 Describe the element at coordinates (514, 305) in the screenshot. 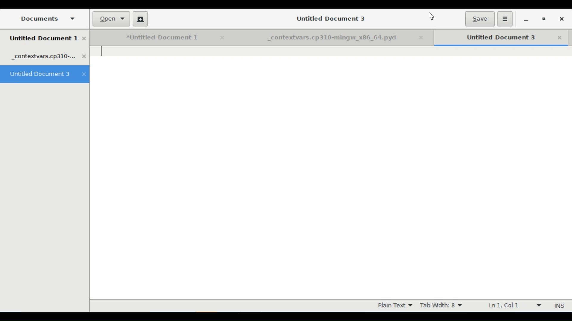

I see `Line & Column Preference` at that location.